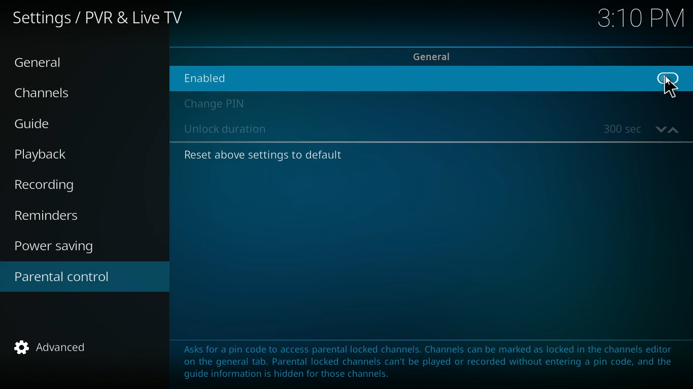 This screenshot has width=693, height=389. What do you see at coordinates (235, 75) in the screenshot?
I see `enabled` at bounding box center [235, 75].